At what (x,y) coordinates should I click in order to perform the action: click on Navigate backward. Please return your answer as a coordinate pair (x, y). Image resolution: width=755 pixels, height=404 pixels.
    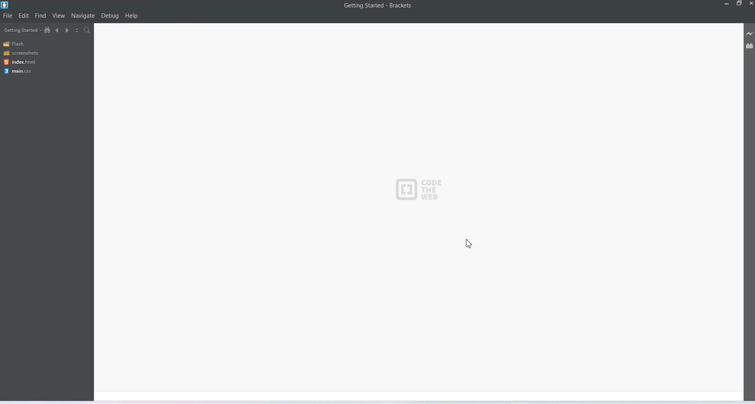
    Looking at the image, I should click on (57, 30).